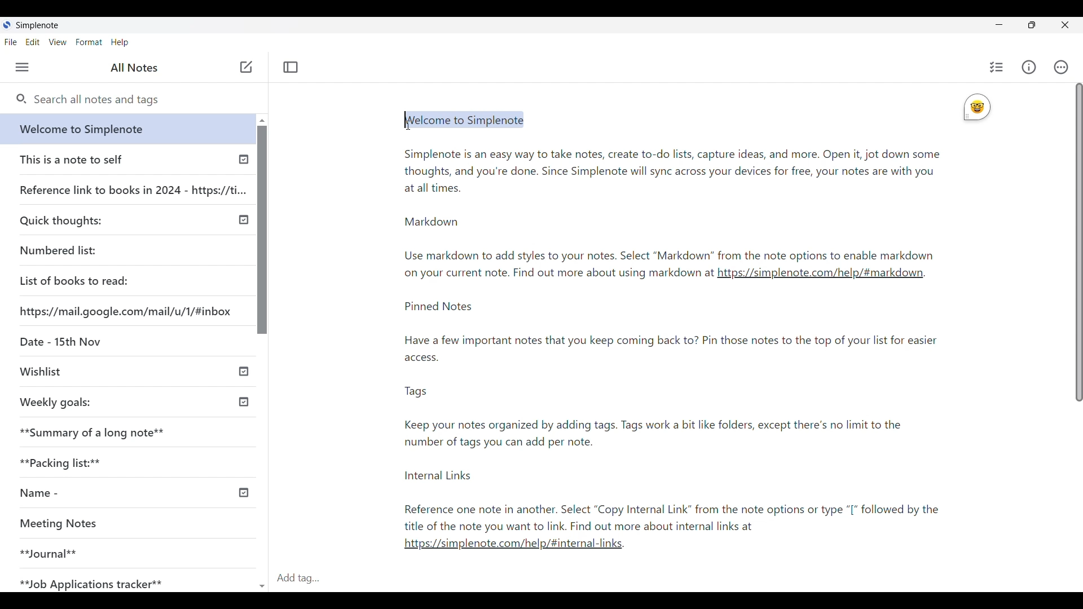 The height and width of the screenshot is (609, 1083). What do you see at coordinates (290, 67) in the screenshot?
I see `Toggle focus mode` at bounding box center [290, 67].